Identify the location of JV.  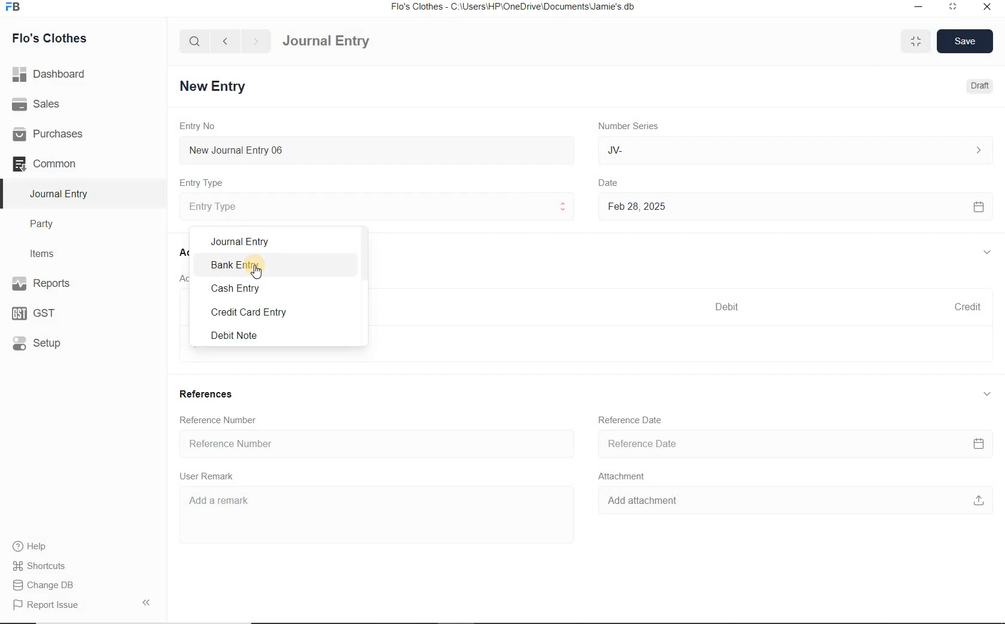
(793, 150).